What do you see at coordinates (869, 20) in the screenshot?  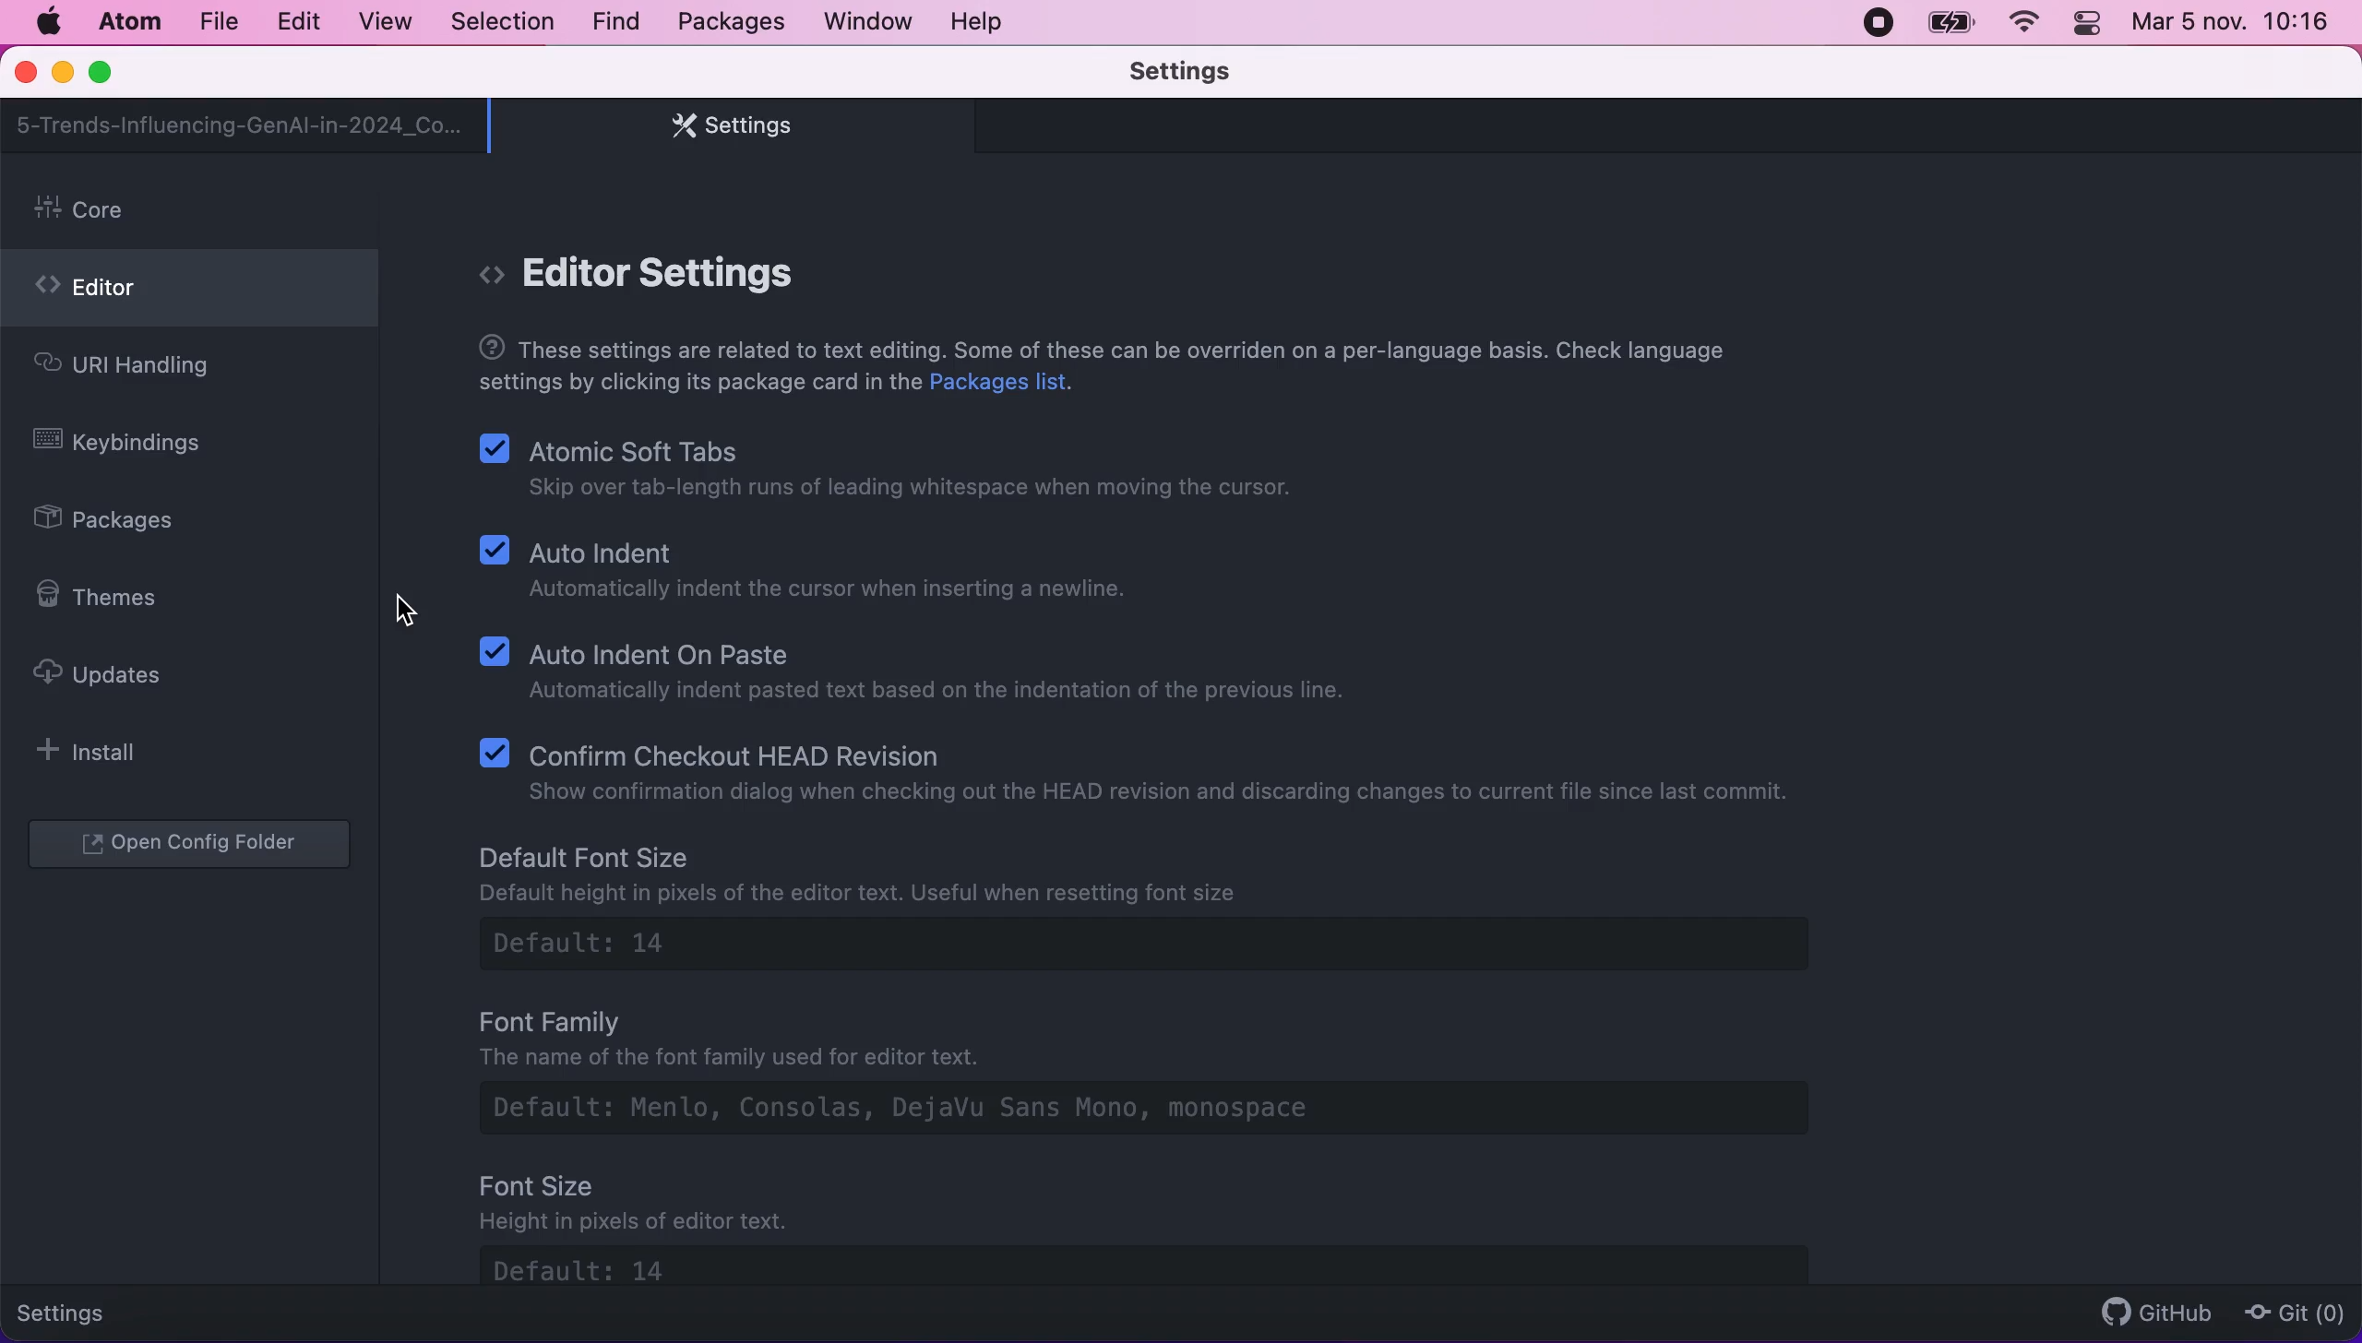 I see `window` at bounding box center [869, 20].